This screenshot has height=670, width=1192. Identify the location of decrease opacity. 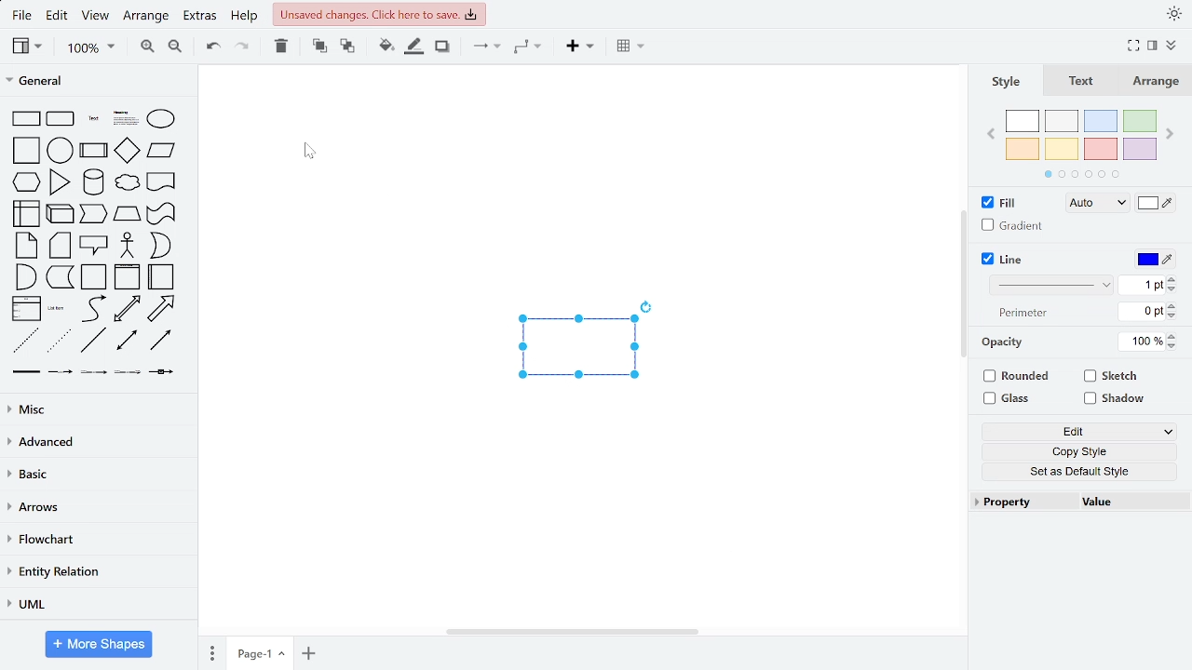
(1174, 347).